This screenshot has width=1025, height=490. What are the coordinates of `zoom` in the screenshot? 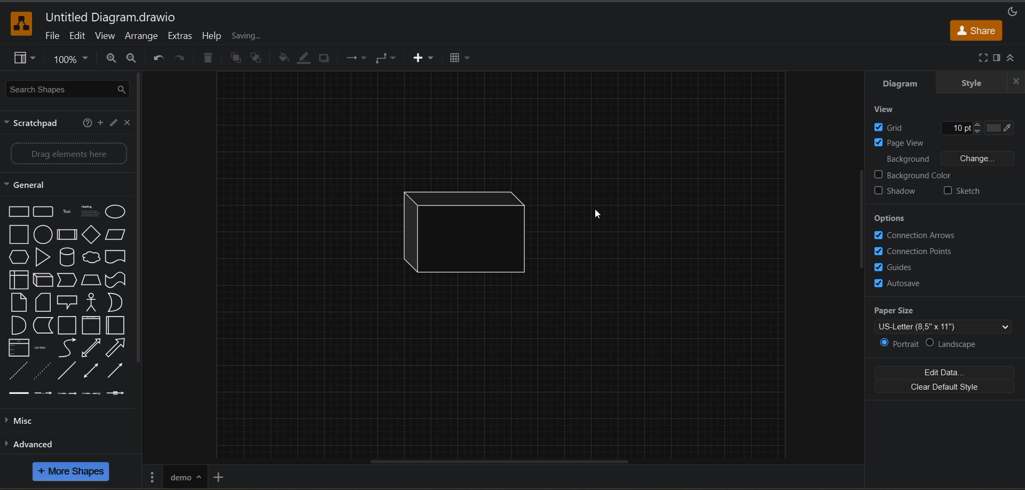 It's located at (71, 59).